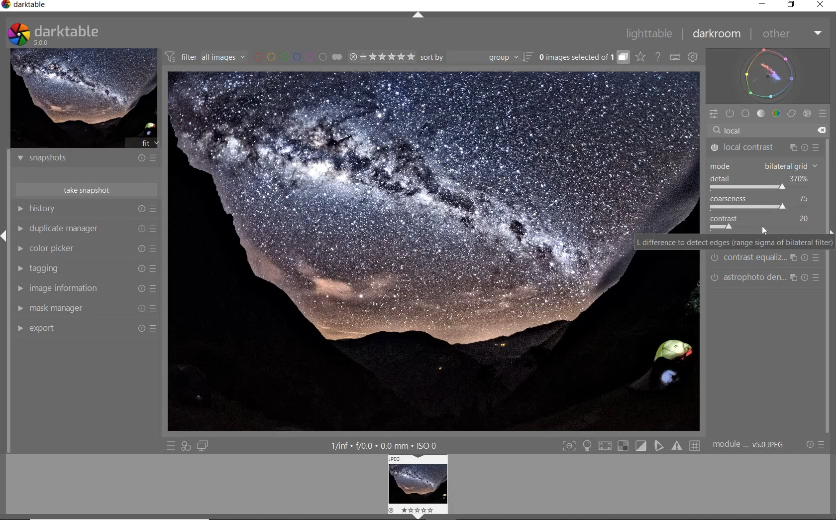 This screenshot has width=836, height=520. I want to click on Export, so click(43, 328).